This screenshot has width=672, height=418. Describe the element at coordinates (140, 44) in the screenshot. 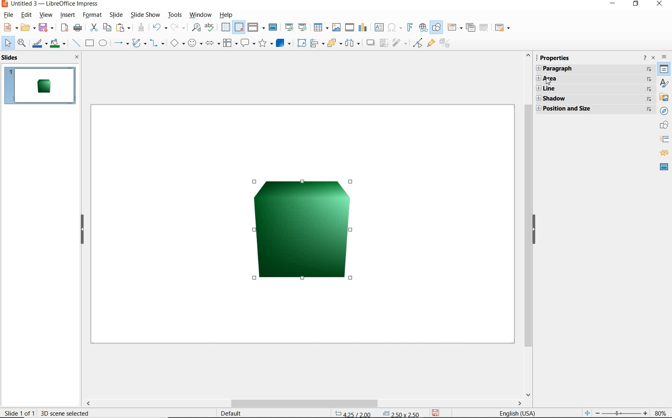

I see `curves and polygons` at that location.